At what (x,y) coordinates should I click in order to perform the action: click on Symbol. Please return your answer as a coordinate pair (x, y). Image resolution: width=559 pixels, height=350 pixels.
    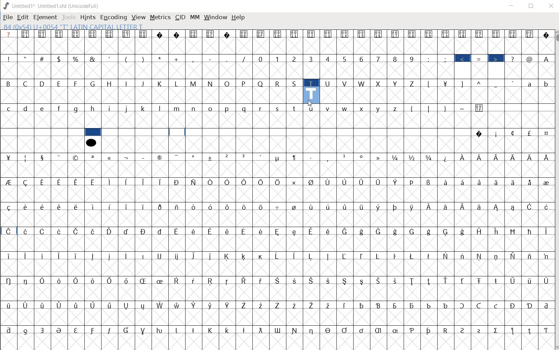
    Looking at the image, I should click on (396, 207).